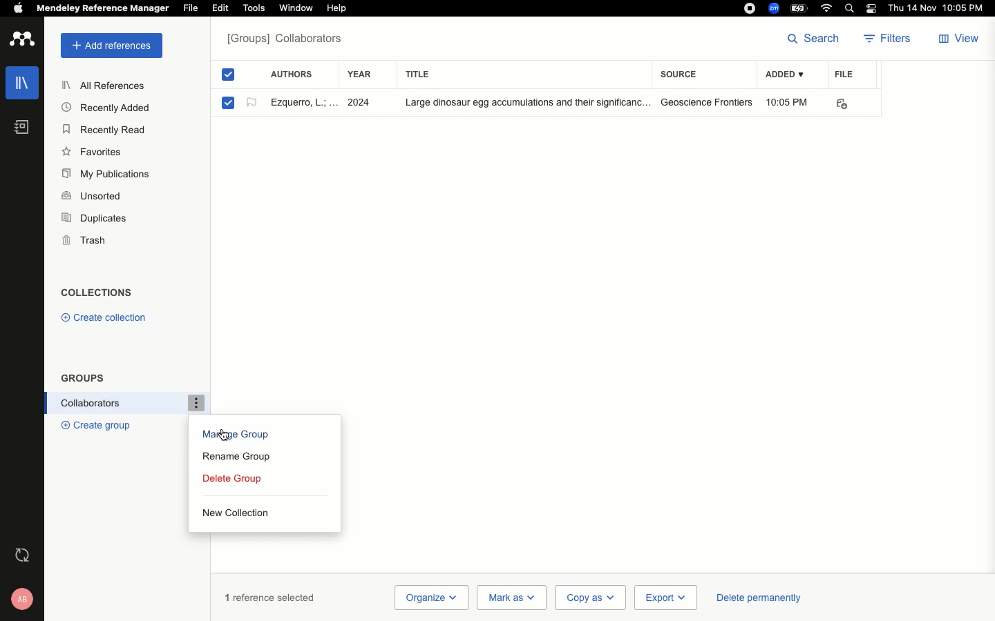  What do you see at coordinates (292, 72) in the screenshot?
I see `Authors` at bounding box center [292, 72].